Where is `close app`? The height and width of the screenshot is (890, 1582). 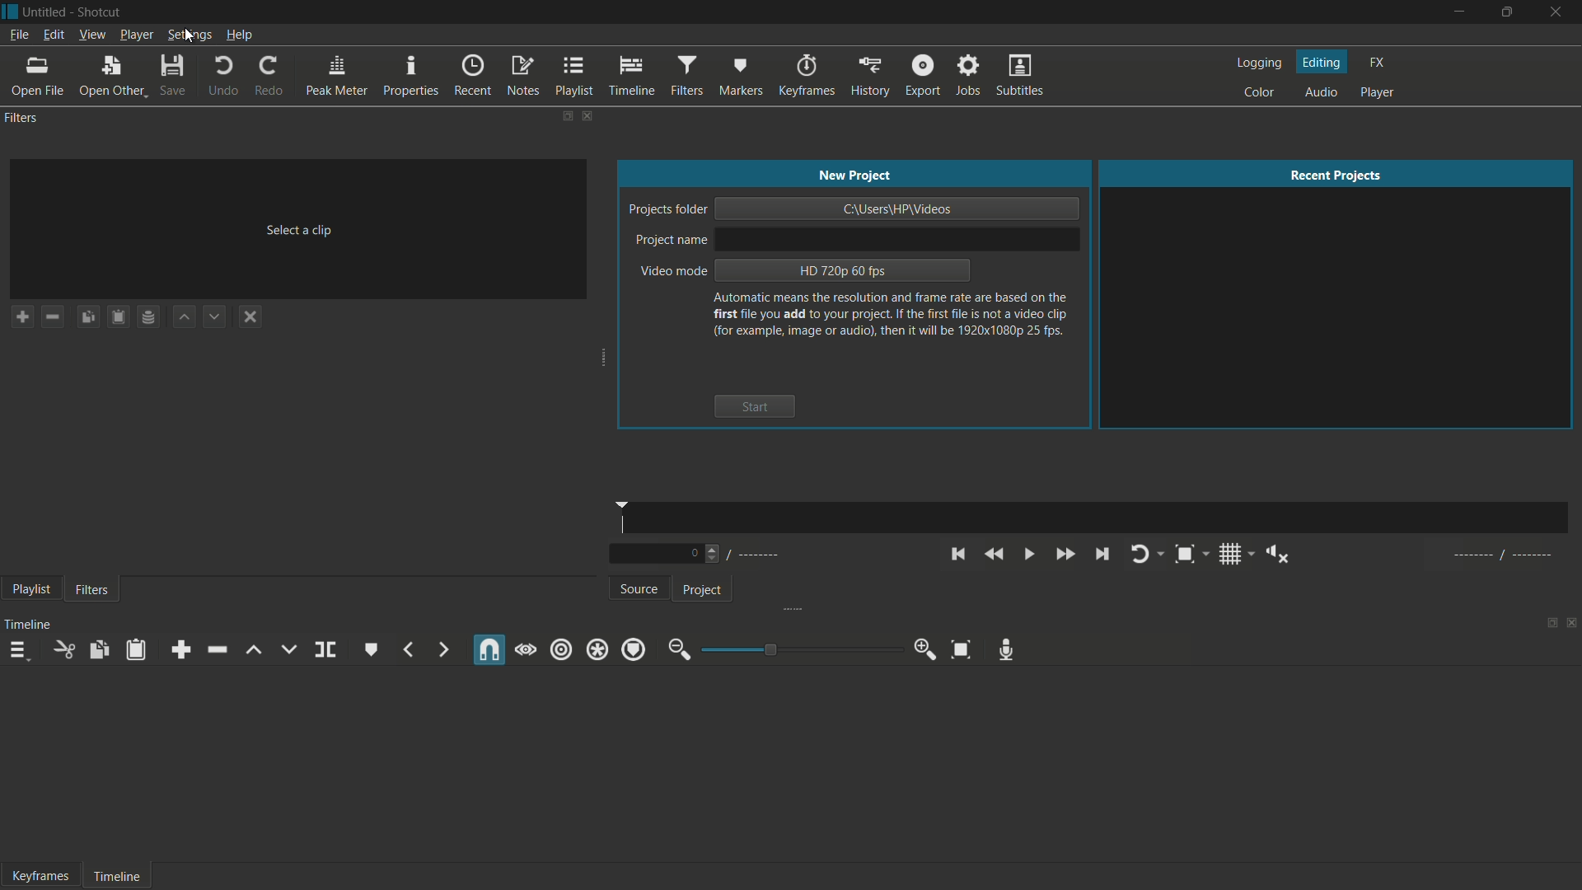
close app is located at coordinates (1557, 12).